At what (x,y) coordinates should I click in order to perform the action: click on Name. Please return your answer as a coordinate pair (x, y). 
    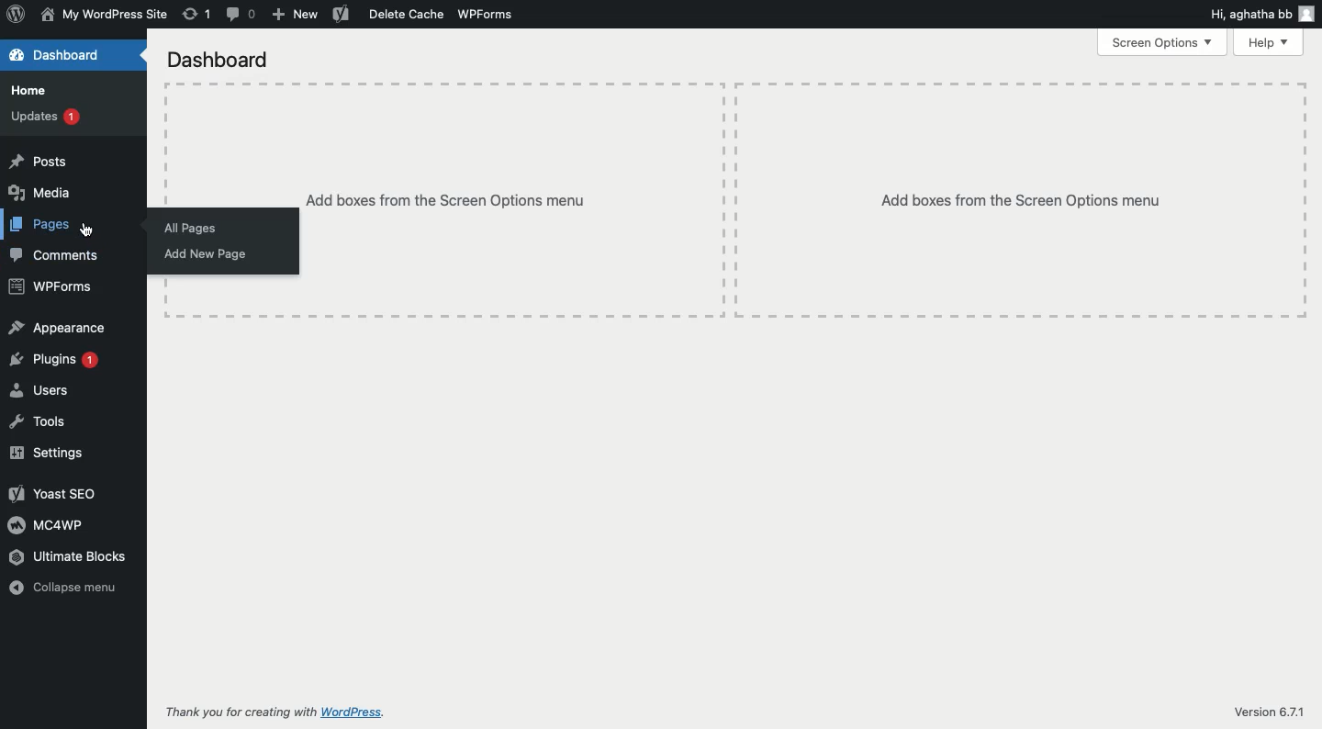
    Looking at the image, I should click on (104, 16).